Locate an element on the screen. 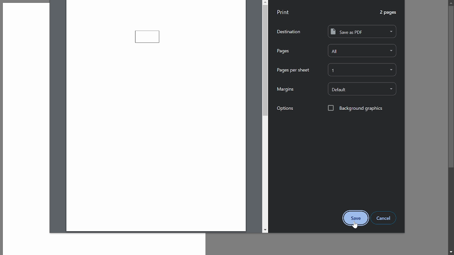 The width and height of the screenshot is (454, 255). current diagram is located at coordinates (149, 37).